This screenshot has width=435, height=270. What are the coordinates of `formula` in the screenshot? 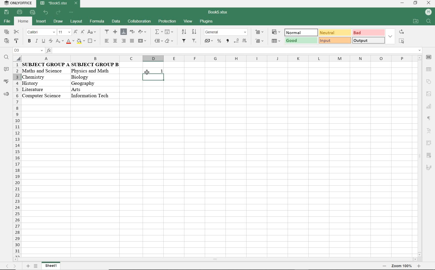 It's located at (96, 21).